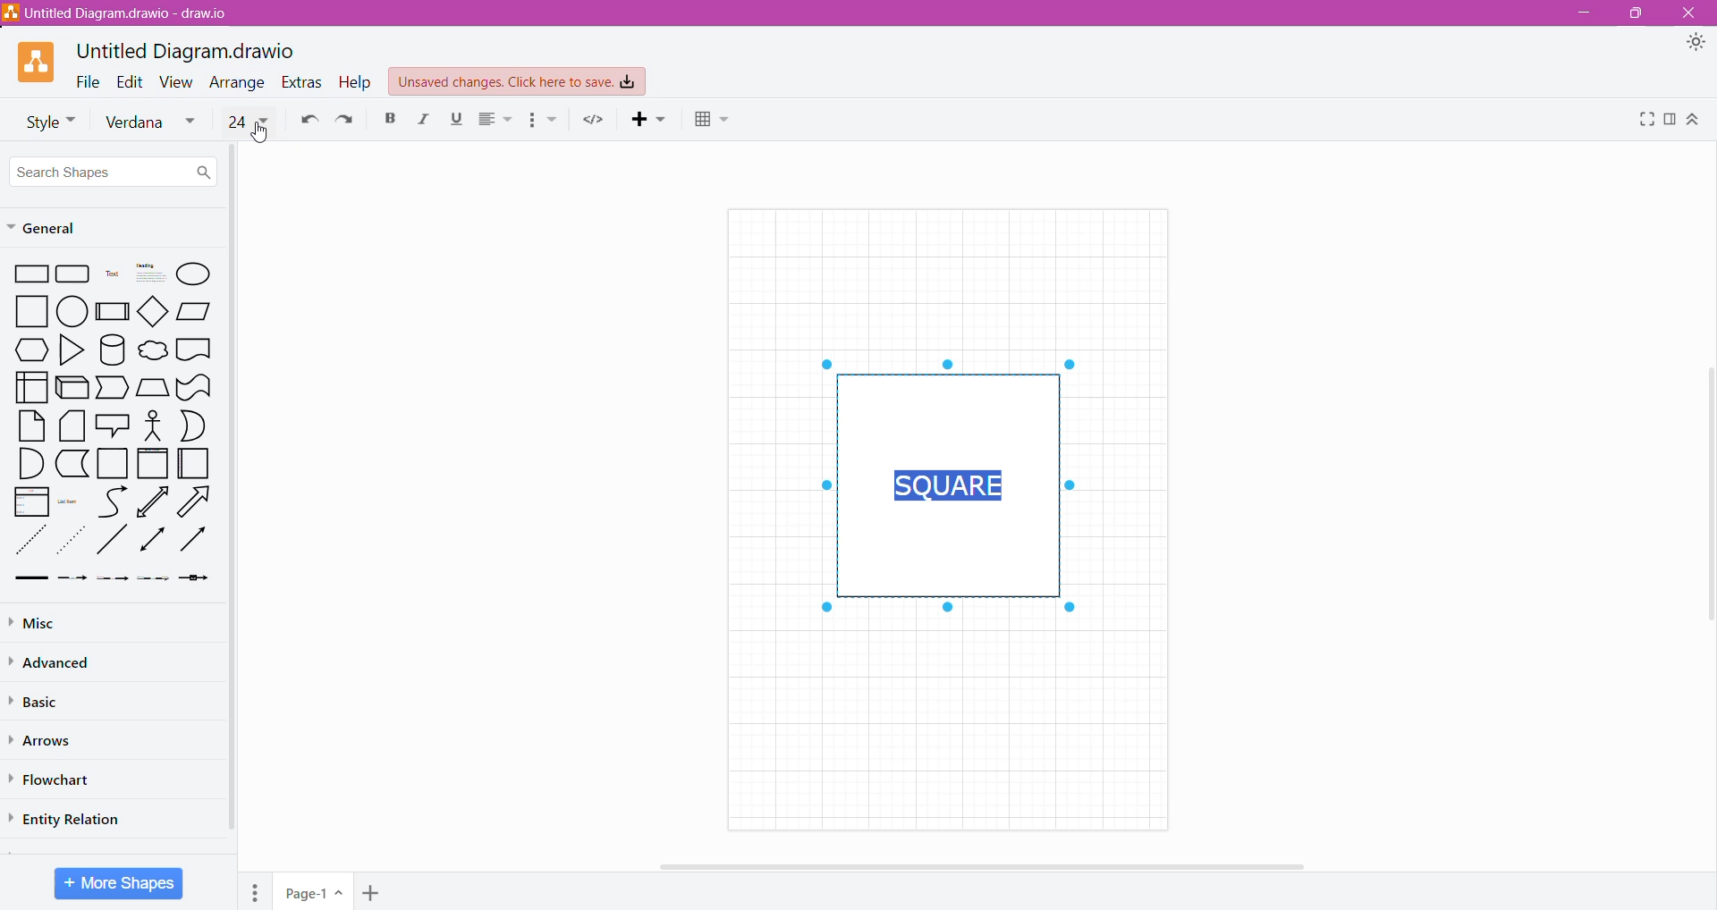 Image resolution: width=1717 pixels, height=910 pixels. I want to click on General, so click(60, 227).